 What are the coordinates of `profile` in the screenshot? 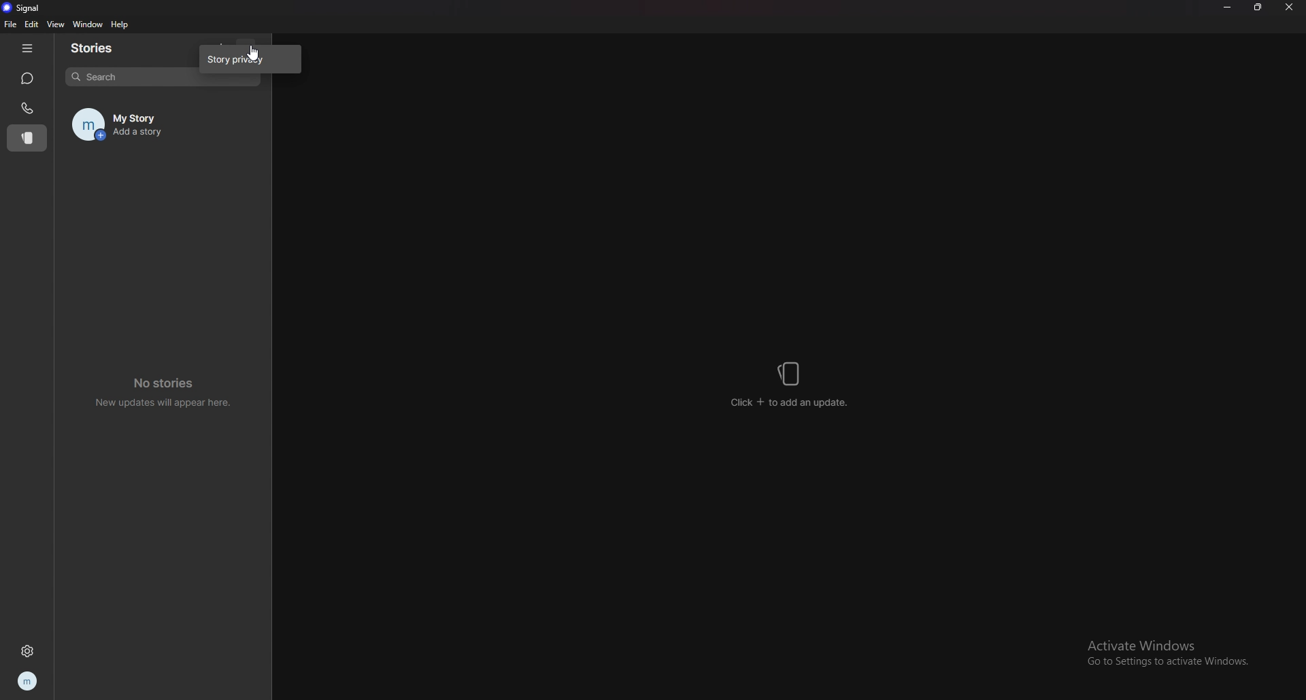 It's located at (29, 680).